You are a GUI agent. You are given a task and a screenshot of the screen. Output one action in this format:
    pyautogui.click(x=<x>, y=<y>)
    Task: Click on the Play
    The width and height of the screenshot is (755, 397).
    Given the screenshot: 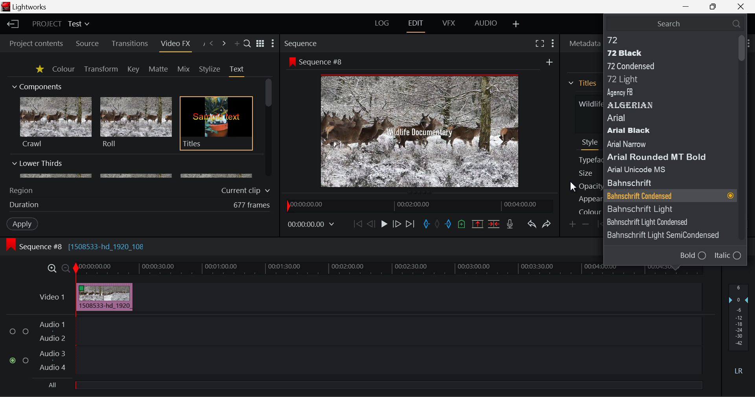 What is the action you would take?
    pyautogui.click(x=384, y=224)
    